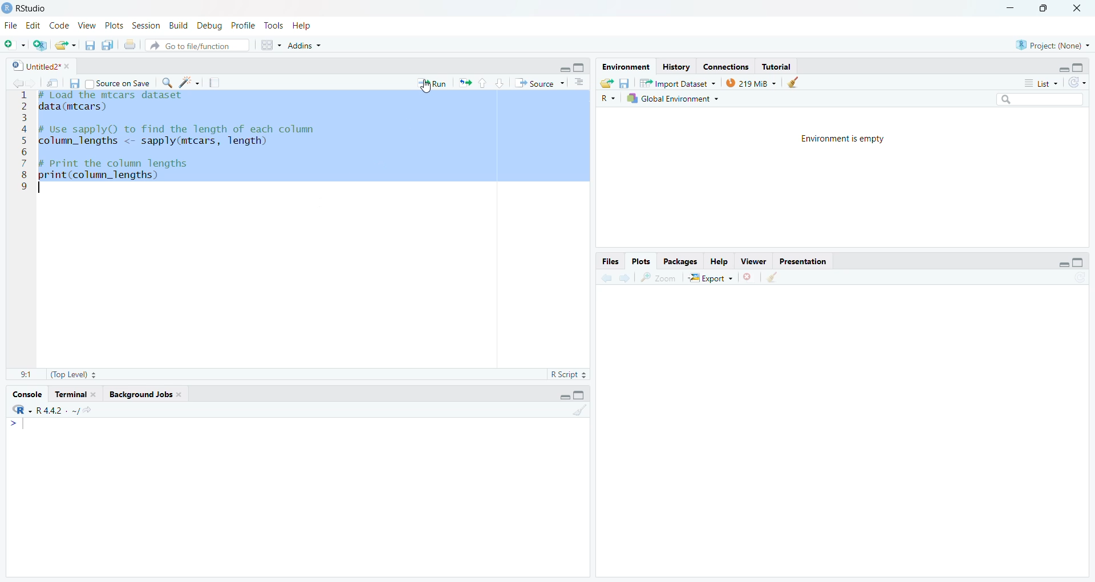 The image size is (1095, 582). What do you see at coordinates (214, 82) in the screenshot?
I see `Compile report` at bounding box center [214, 82].